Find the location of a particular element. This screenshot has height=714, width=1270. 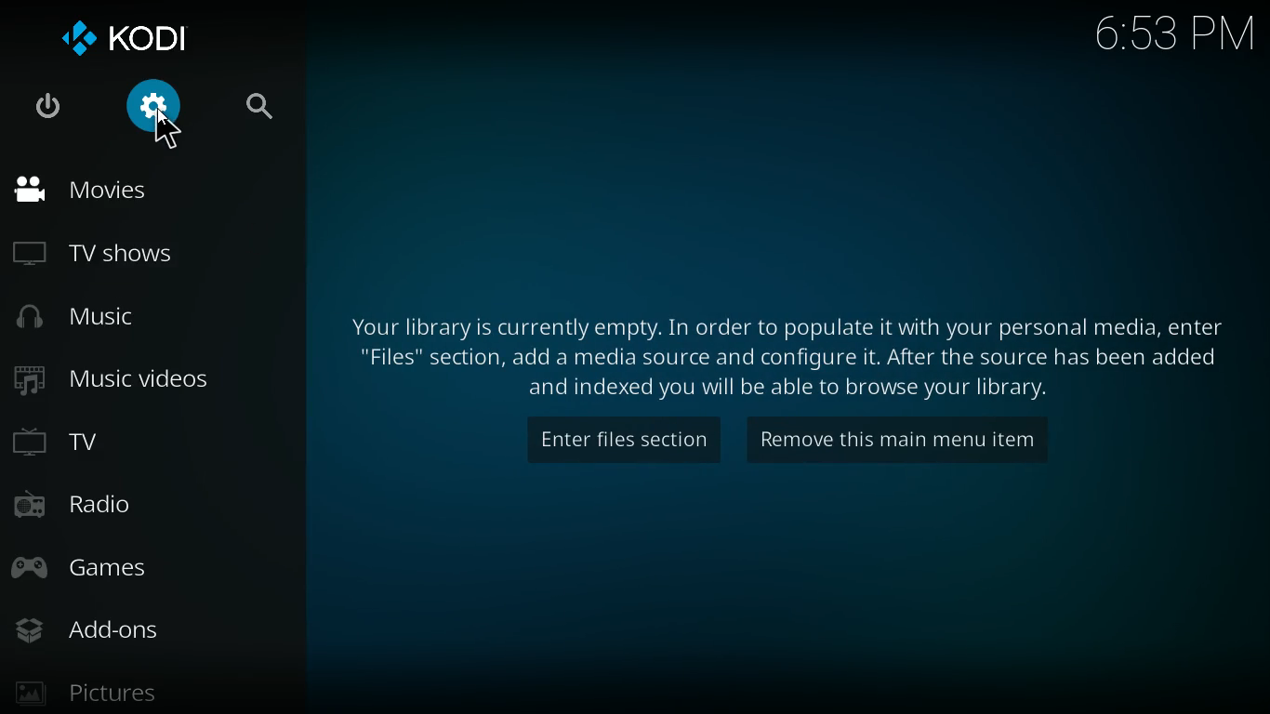

text is located at coordinates (789, 347).